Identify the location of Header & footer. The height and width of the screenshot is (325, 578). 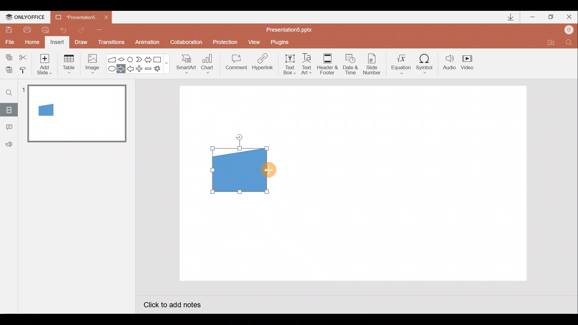
(327, 63).